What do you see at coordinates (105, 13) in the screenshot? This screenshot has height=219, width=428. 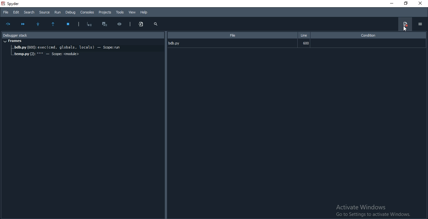 I see `Projects` at bounding box center [105, 13].